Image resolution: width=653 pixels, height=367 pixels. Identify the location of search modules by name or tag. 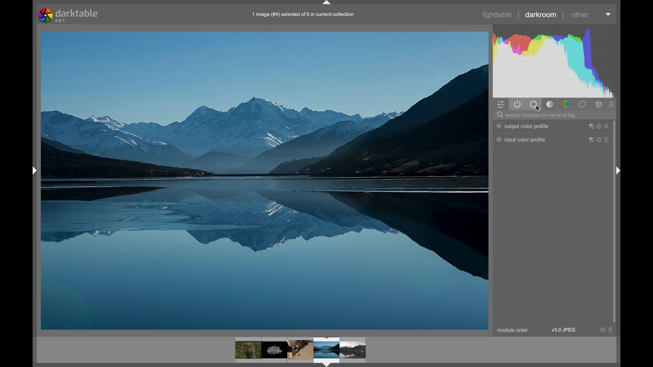
(537, 115).